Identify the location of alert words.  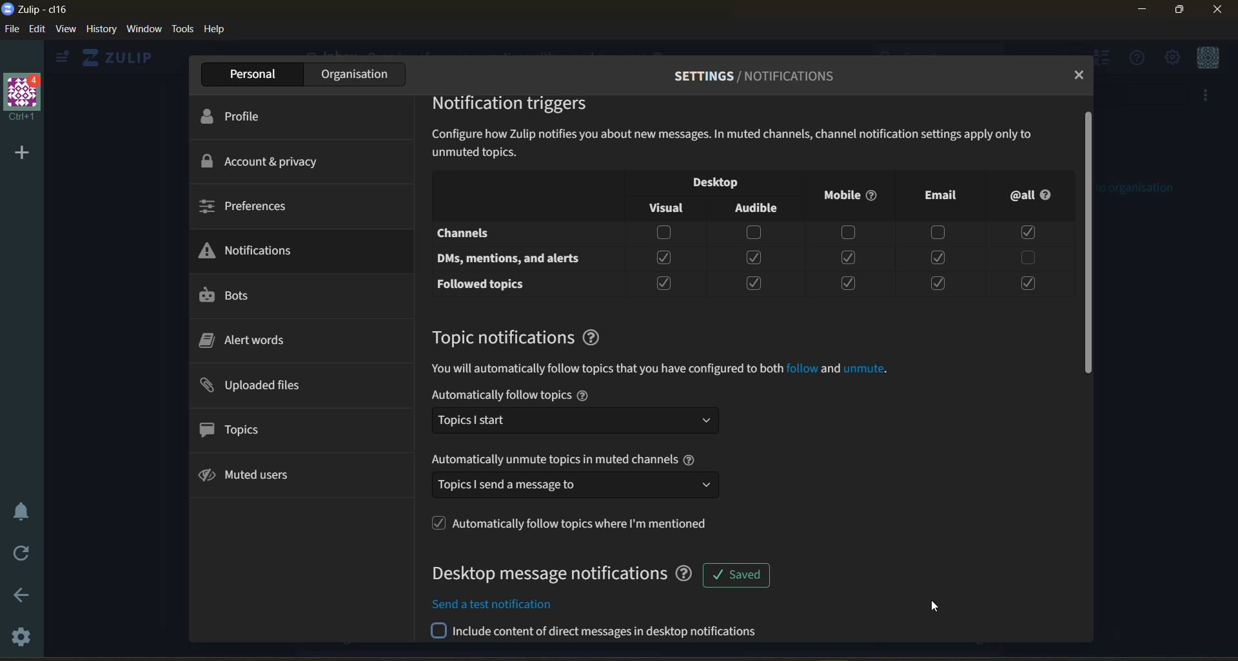
(251, 339).